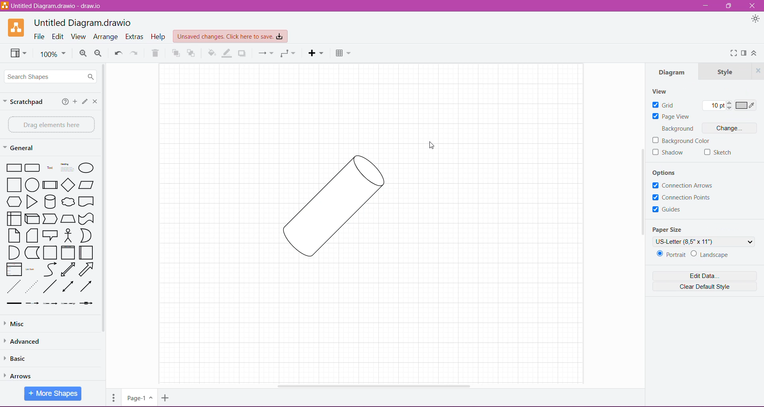 Image resolution: width=764 pixels, height=407 pixels. What do you see at coordinates (754, 6) in the screenshot?
I see `Close` at bounding box center [754, 6].